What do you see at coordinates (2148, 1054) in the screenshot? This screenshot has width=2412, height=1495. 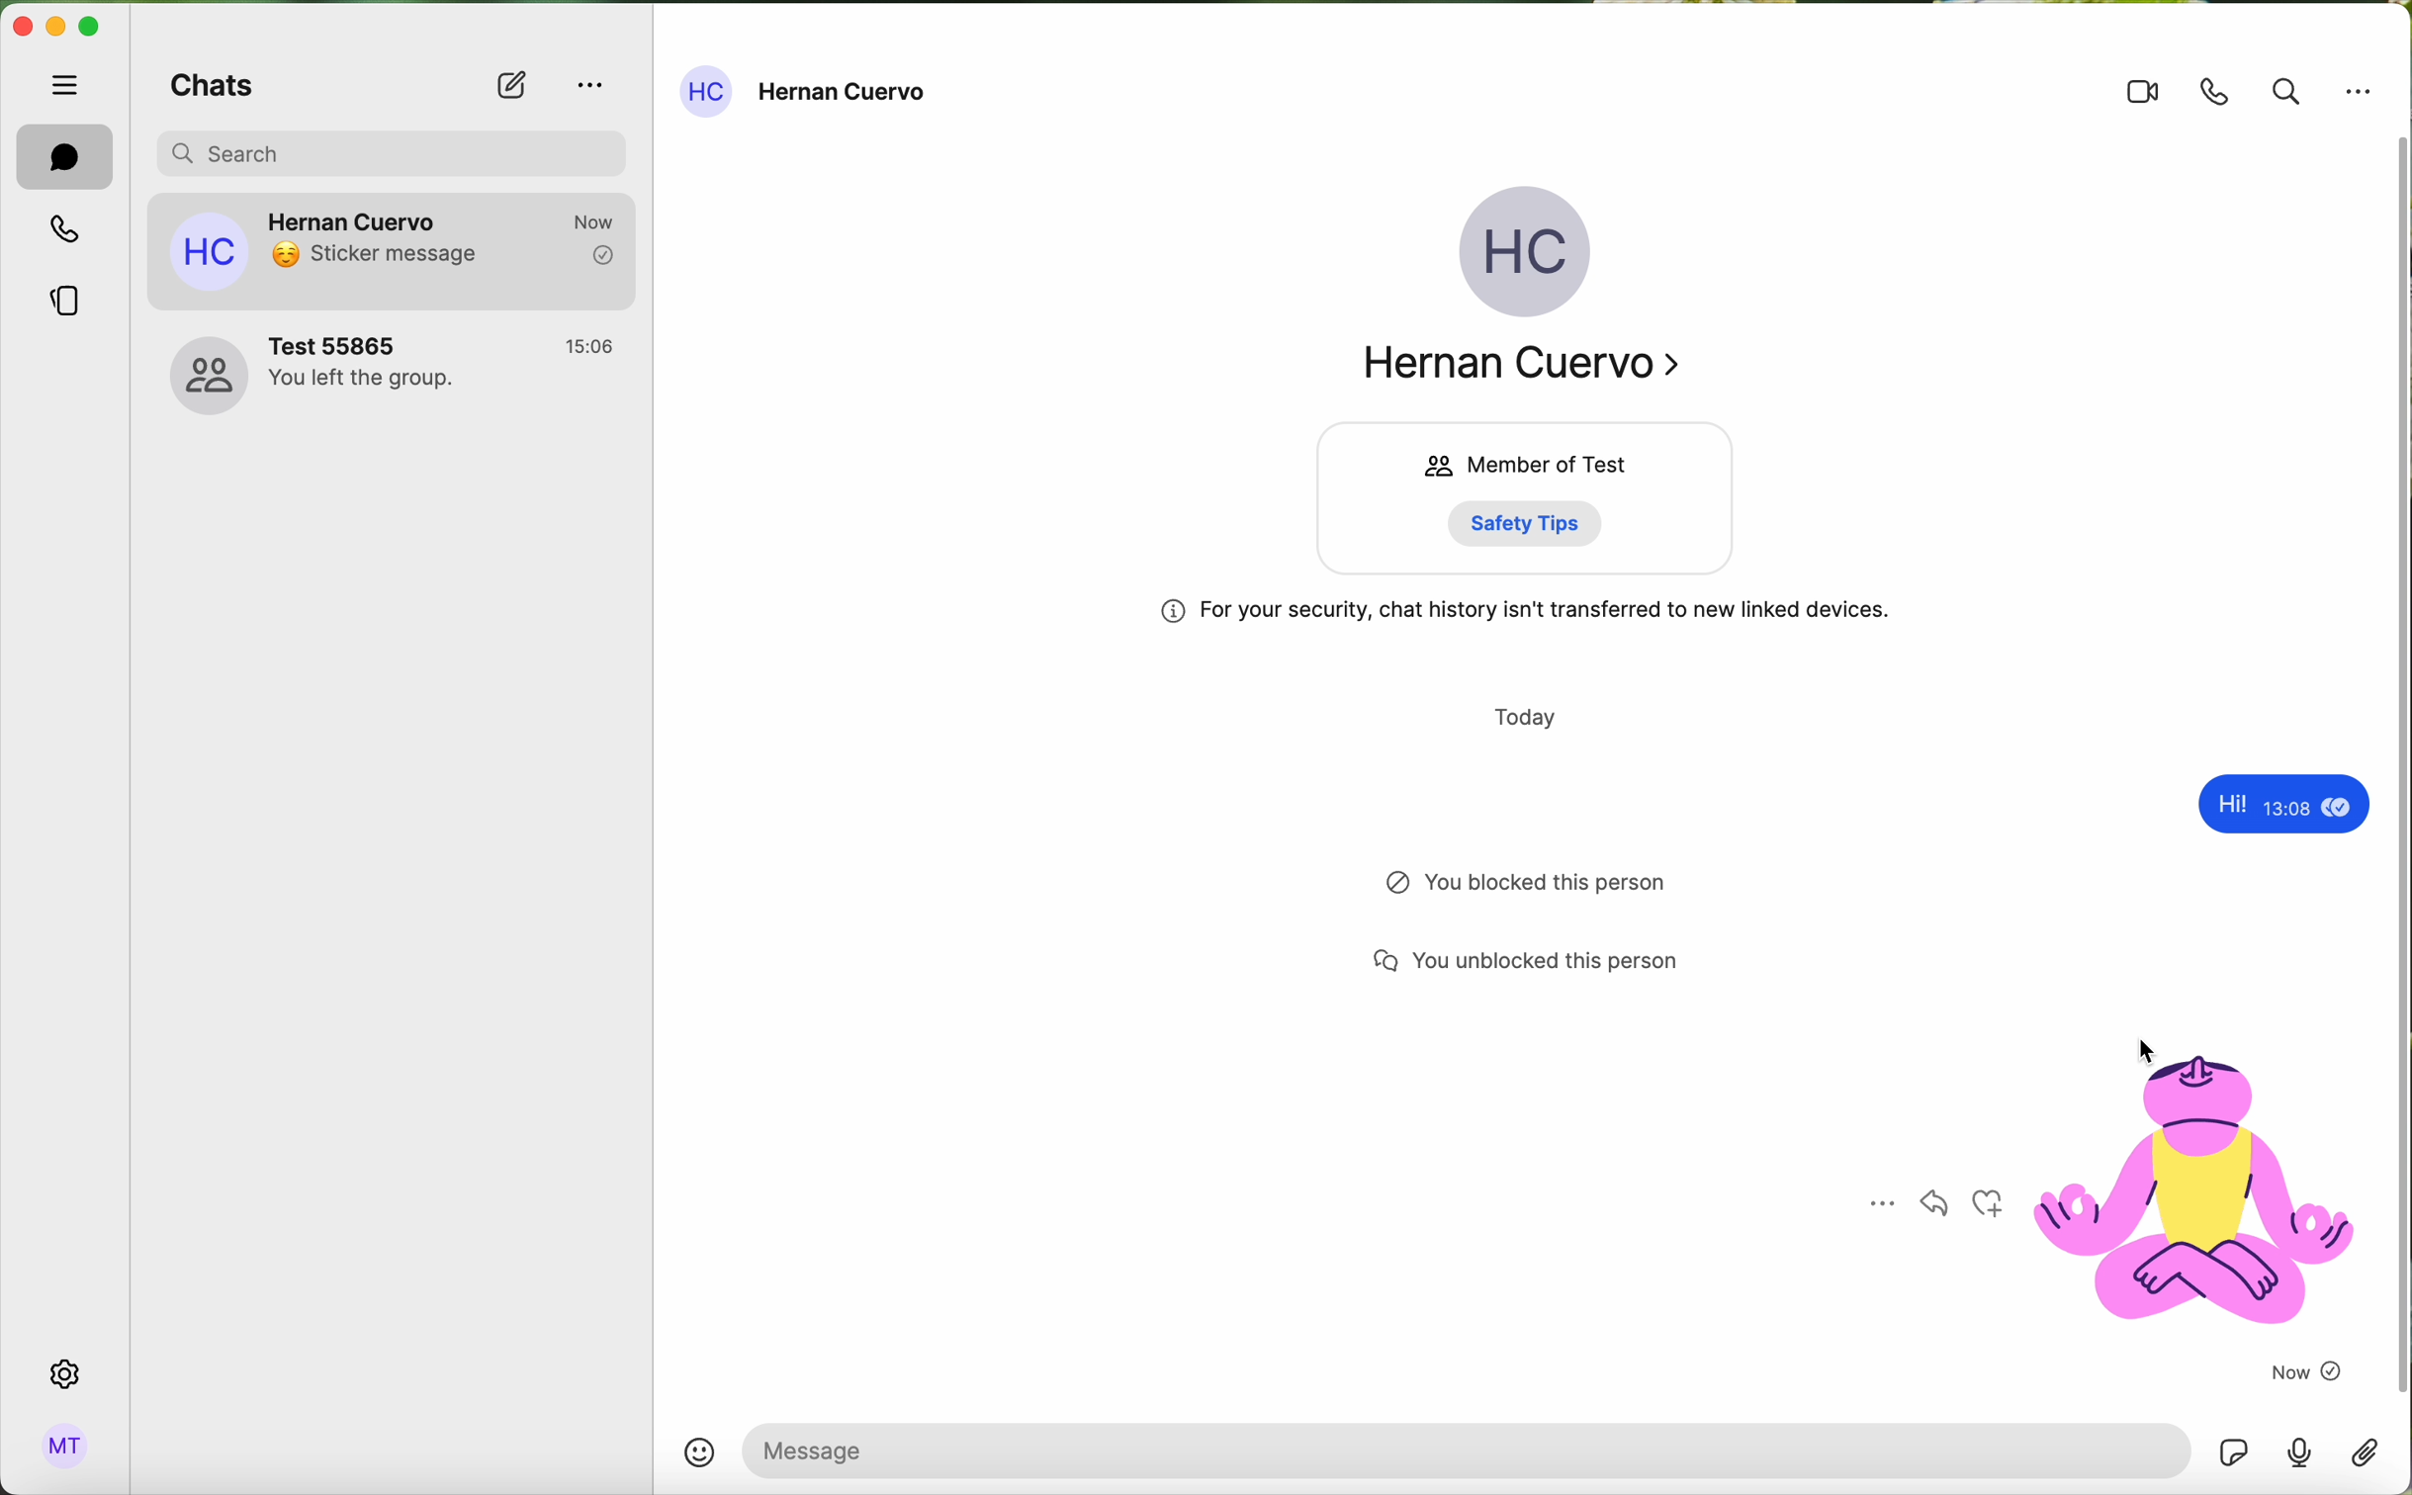 I see `cursor` at bounding box center [2148, 1054].